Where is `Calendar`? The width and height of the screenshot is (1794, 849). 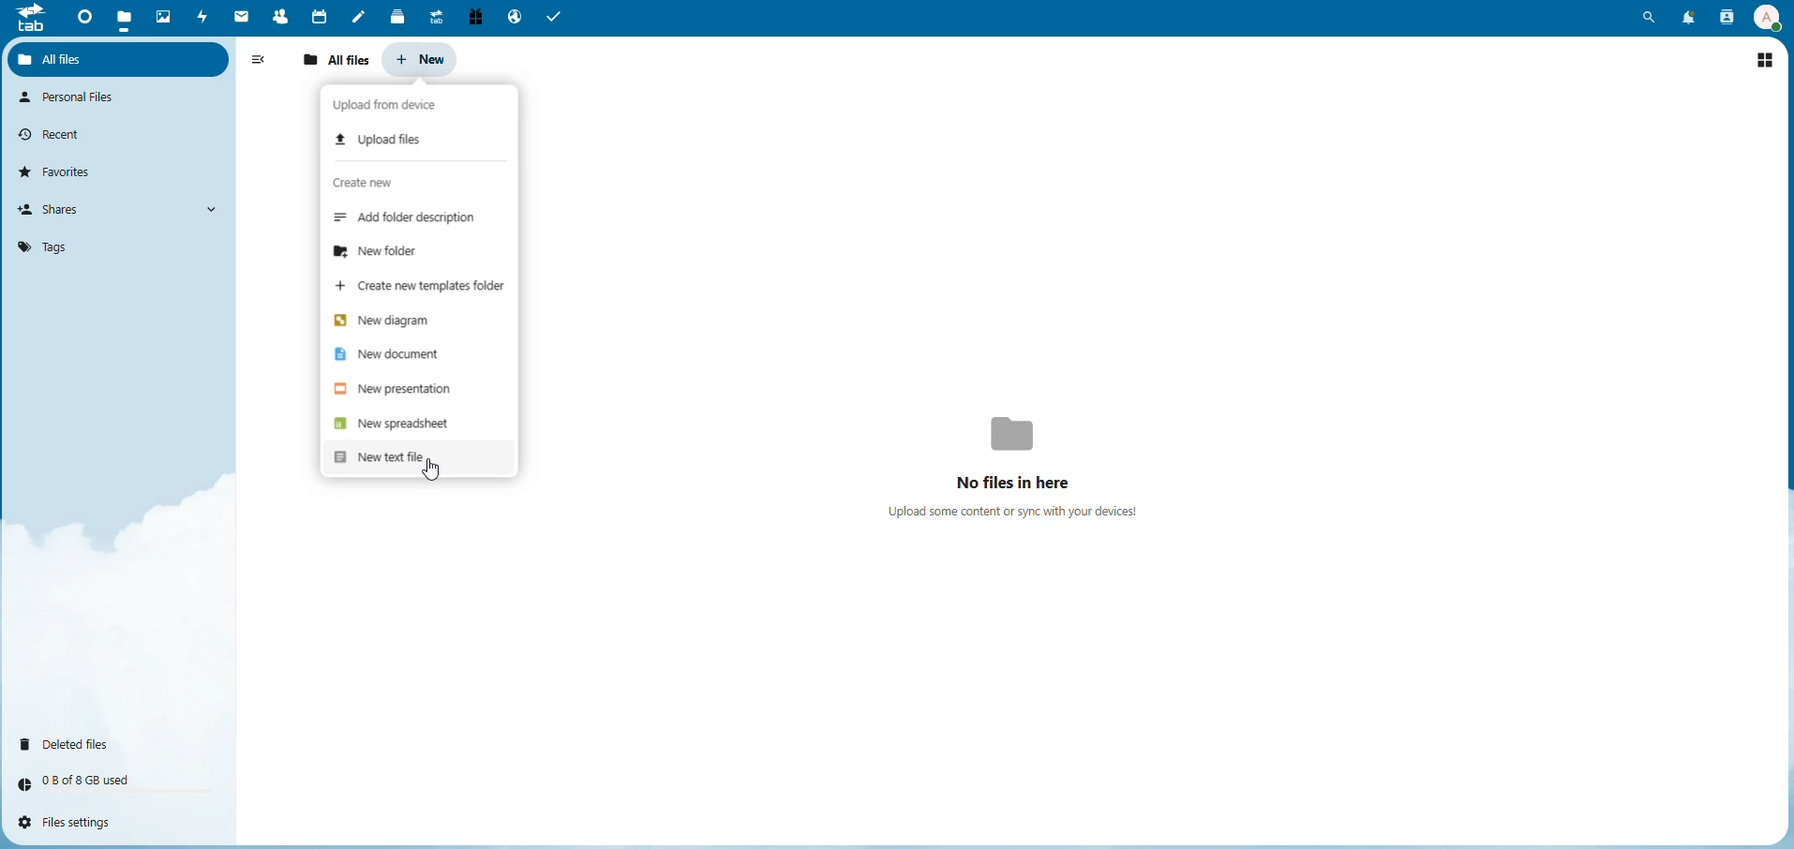 Calendar is located at coordinates (318, 15).